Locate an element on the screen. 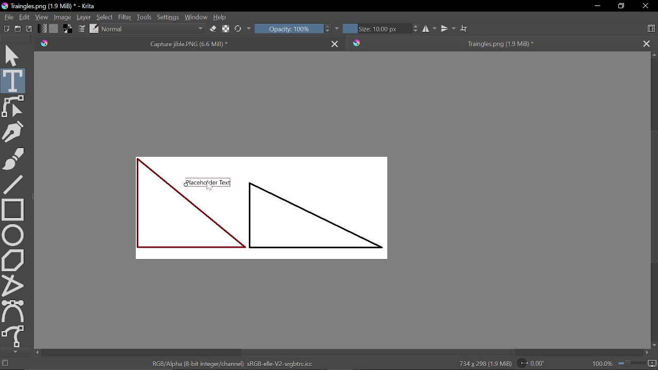 The image size is (658, 370). Move down tools is located at coordinates (14, 351).